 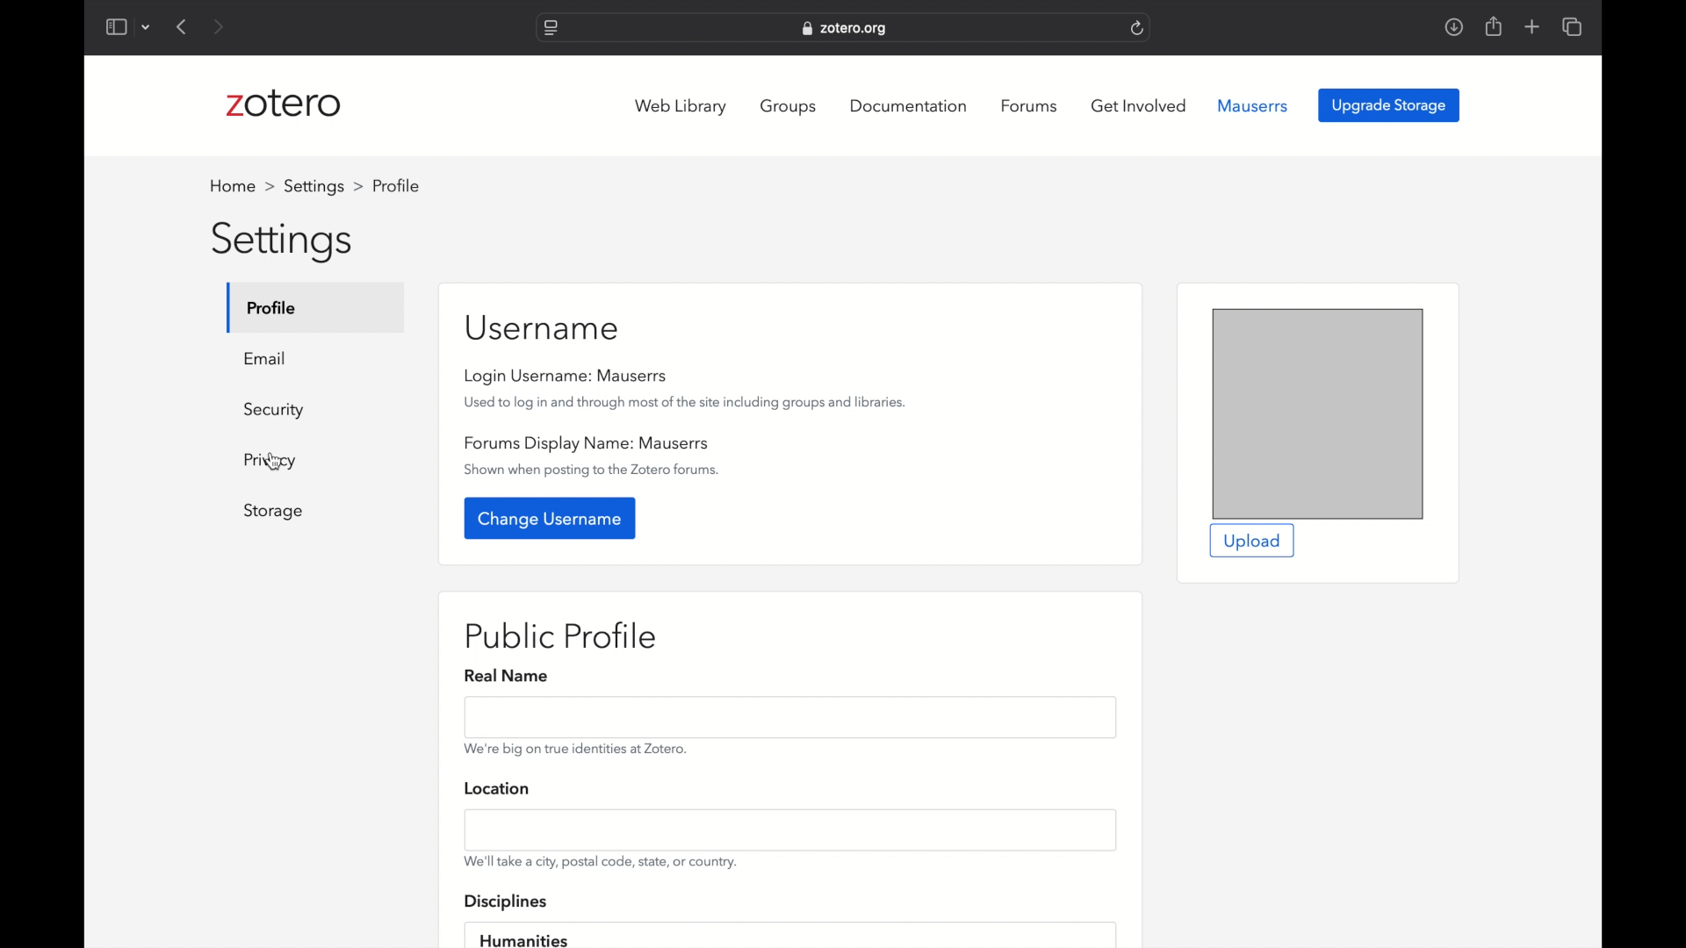 I want to click on home, so click(x=241, y=186).